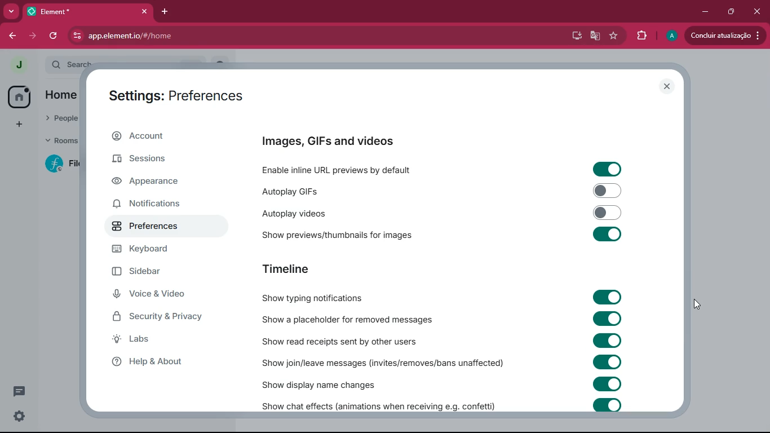 The image size is (770, 433). Describe the element at coordinates (146, 205) in the screenshot. I see `notifications` at that location.